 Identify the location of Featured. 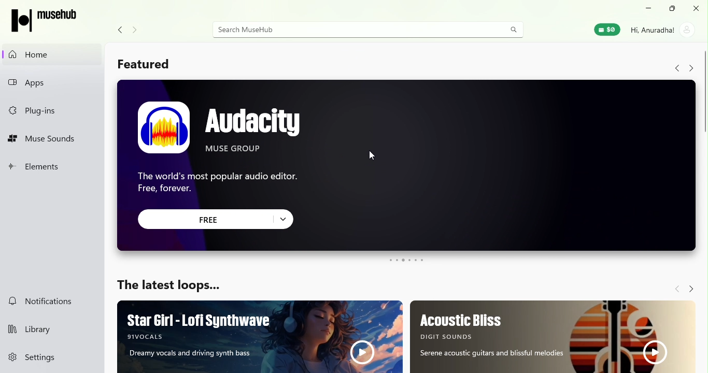
(145, 63).